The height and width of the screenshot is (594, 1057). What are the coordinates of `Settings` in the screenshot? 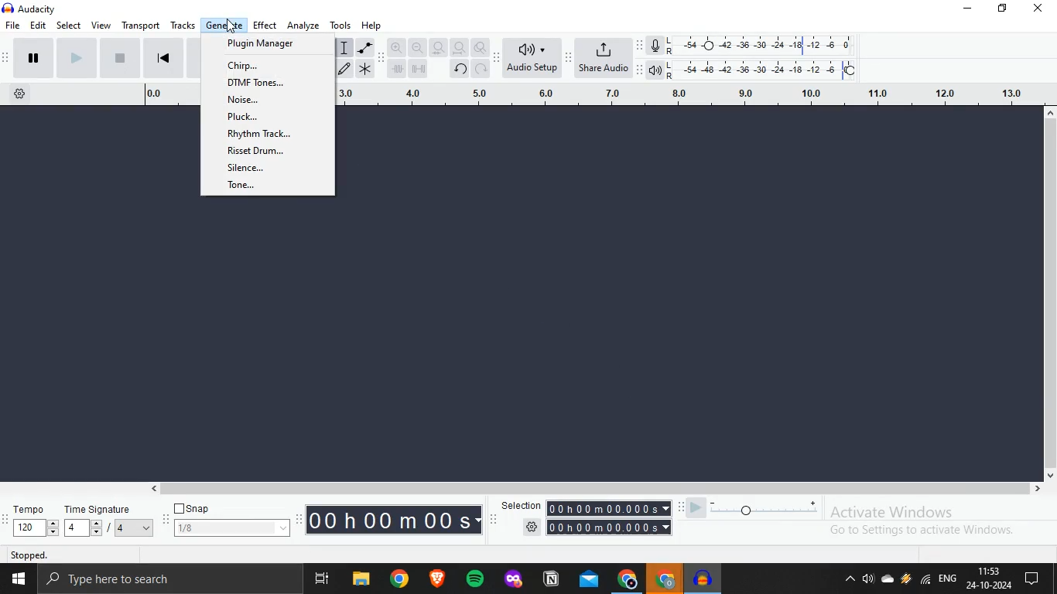 It's located at (17, 95).